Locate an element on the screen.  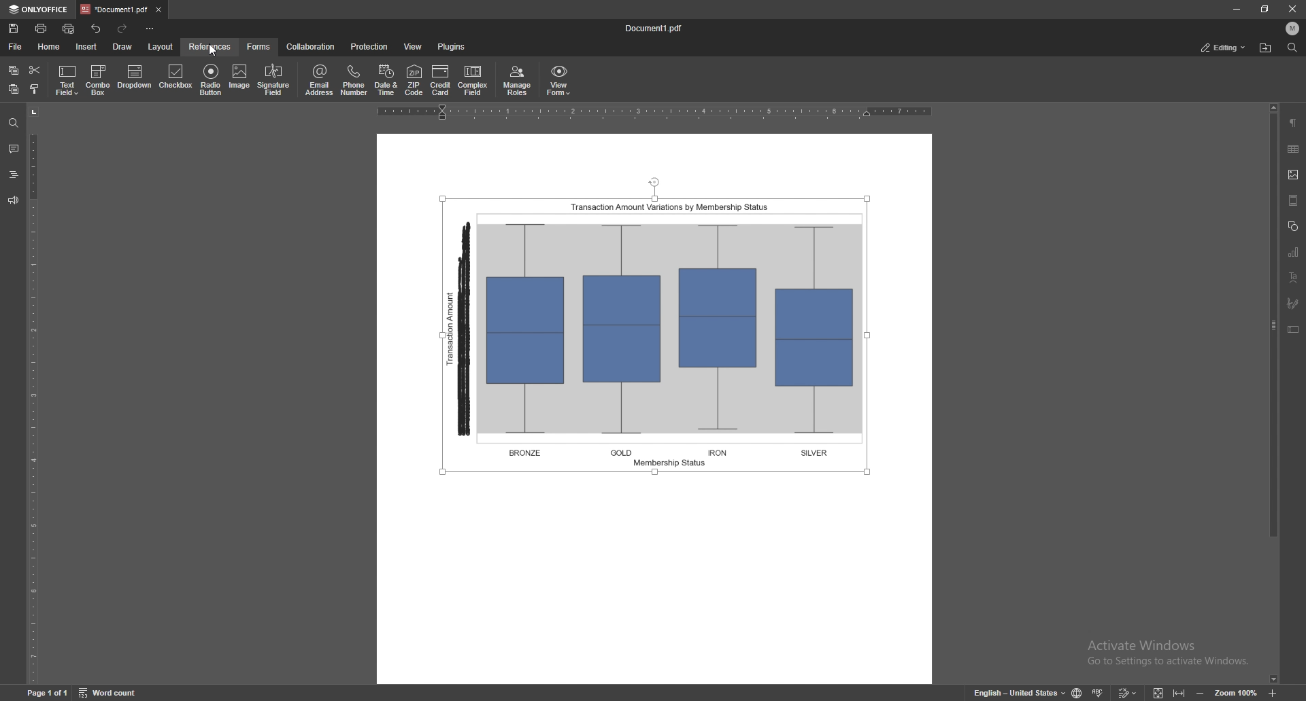
onlyoffice is located at coordinates (39, 9).